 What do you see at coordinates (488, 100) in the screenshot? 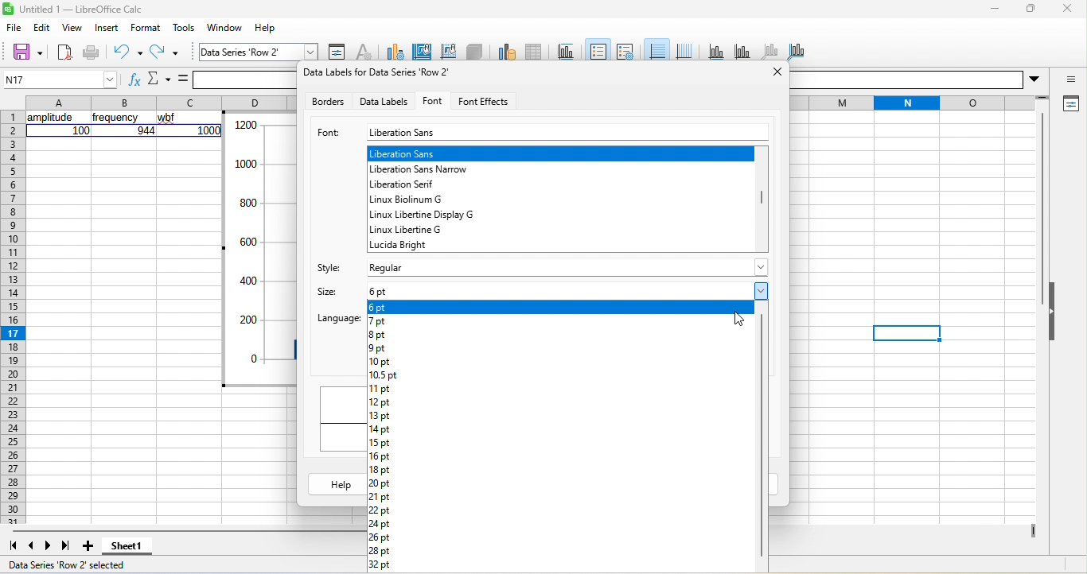
I see `font effects` at bounding box center [488, 100].